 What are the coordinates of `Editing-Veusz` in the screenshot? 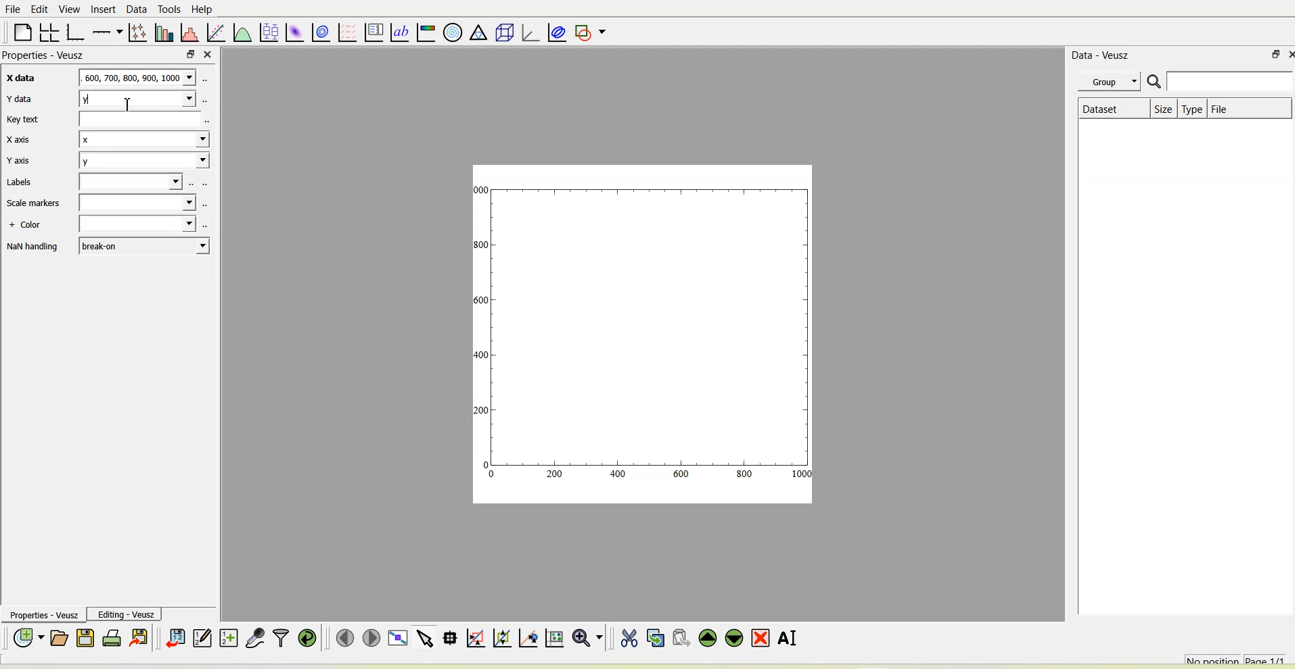 It's located at (124, 614).